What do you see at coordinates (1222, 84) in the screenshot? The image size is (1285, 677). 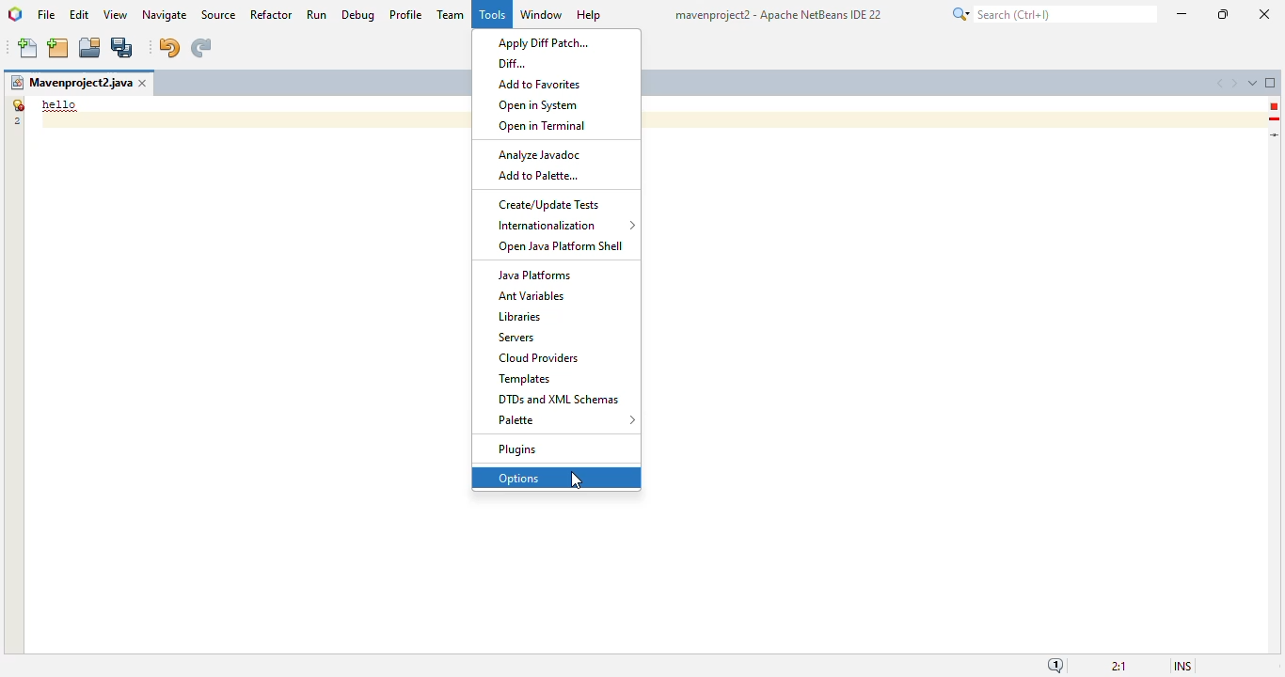 I see `scroll documents left` at bounding box center [1222, 84].